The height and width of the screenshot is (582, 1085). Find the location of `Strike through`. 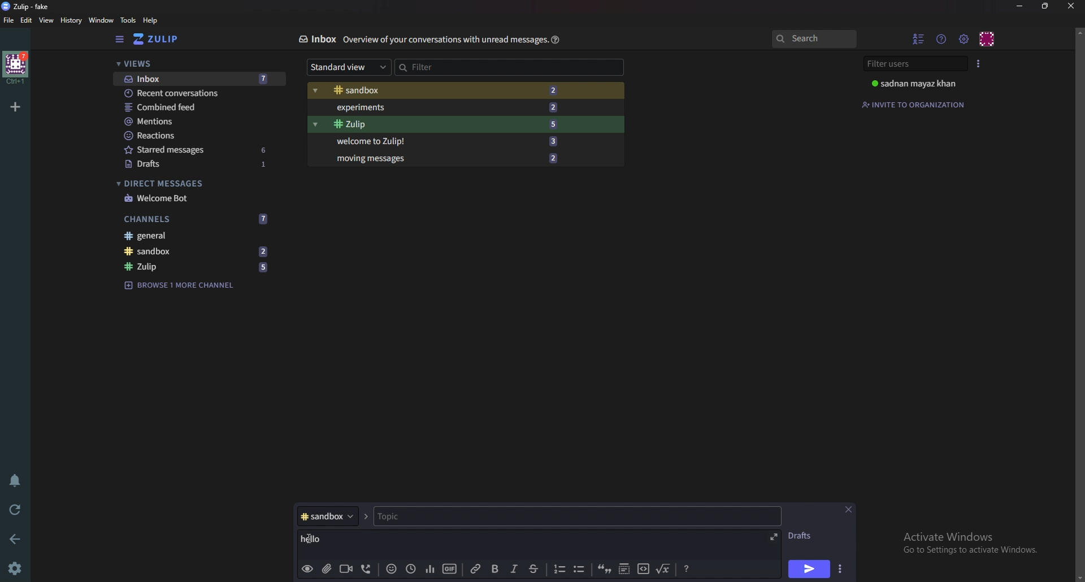

Strike through is located at coordinates (539, 569).